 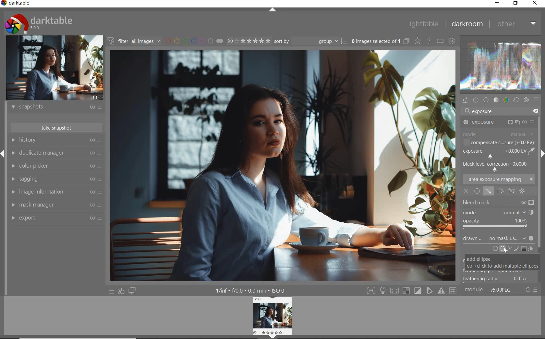 I want to click on darkroom, so click(x=467, y=24).